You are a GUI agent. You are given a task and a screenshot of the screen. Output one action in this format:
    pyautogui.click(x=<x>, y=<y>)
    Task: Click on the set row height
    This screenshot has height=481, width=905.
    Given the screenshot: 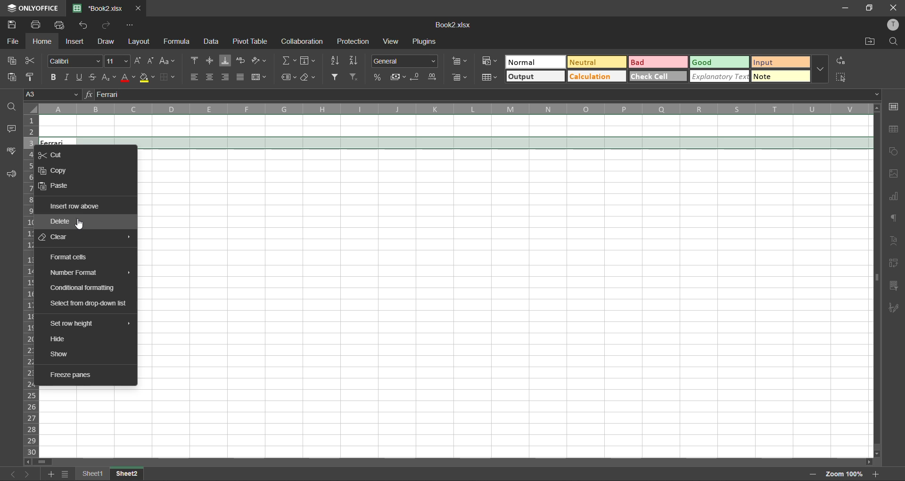 What is the action you would take?
    pyautogui.click(x=70, y=324)
    